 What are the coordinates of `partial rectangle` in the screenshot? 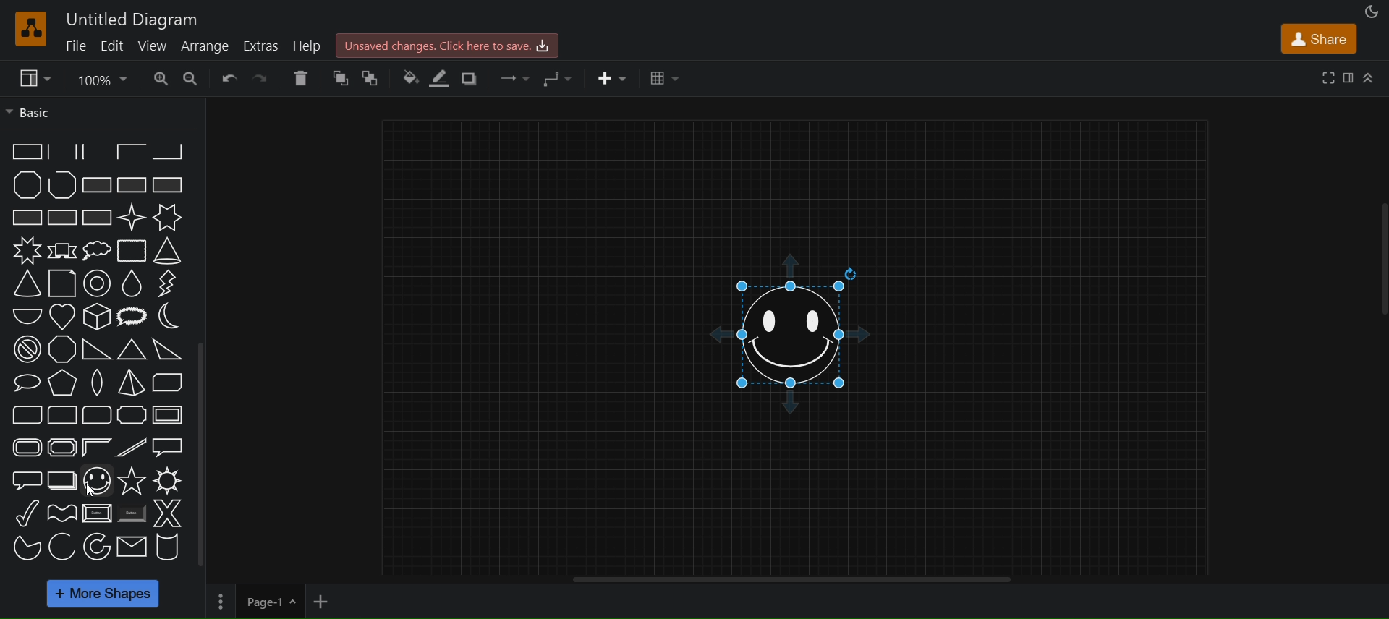 It's located at (130, 152).